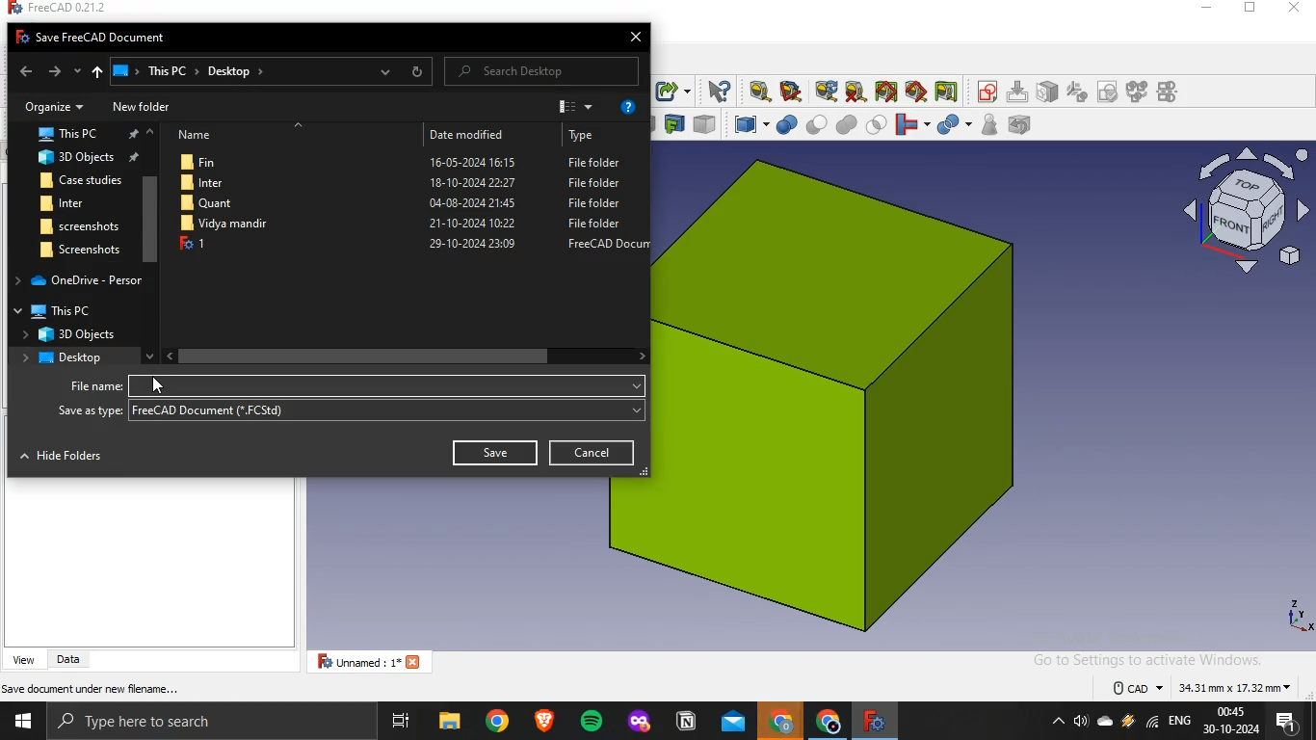 The width and height of the screenshot is (1316, 740). What do you see at coordinates (71, 159) in the screenshot?
I see `3d objects` at bounding box center [71, 159].